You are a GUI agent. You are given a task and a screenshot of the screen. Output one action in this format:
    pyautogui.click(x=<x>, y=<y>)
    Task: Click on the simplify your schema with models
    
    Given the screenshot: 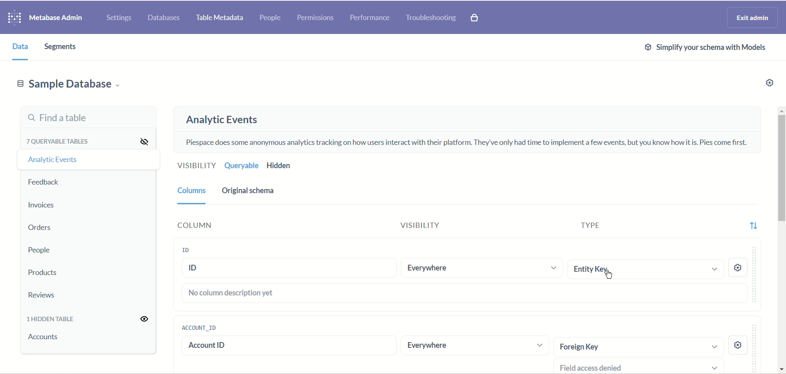 What is the action you would take?
    pyautogui.click(x=707, y=48)
    